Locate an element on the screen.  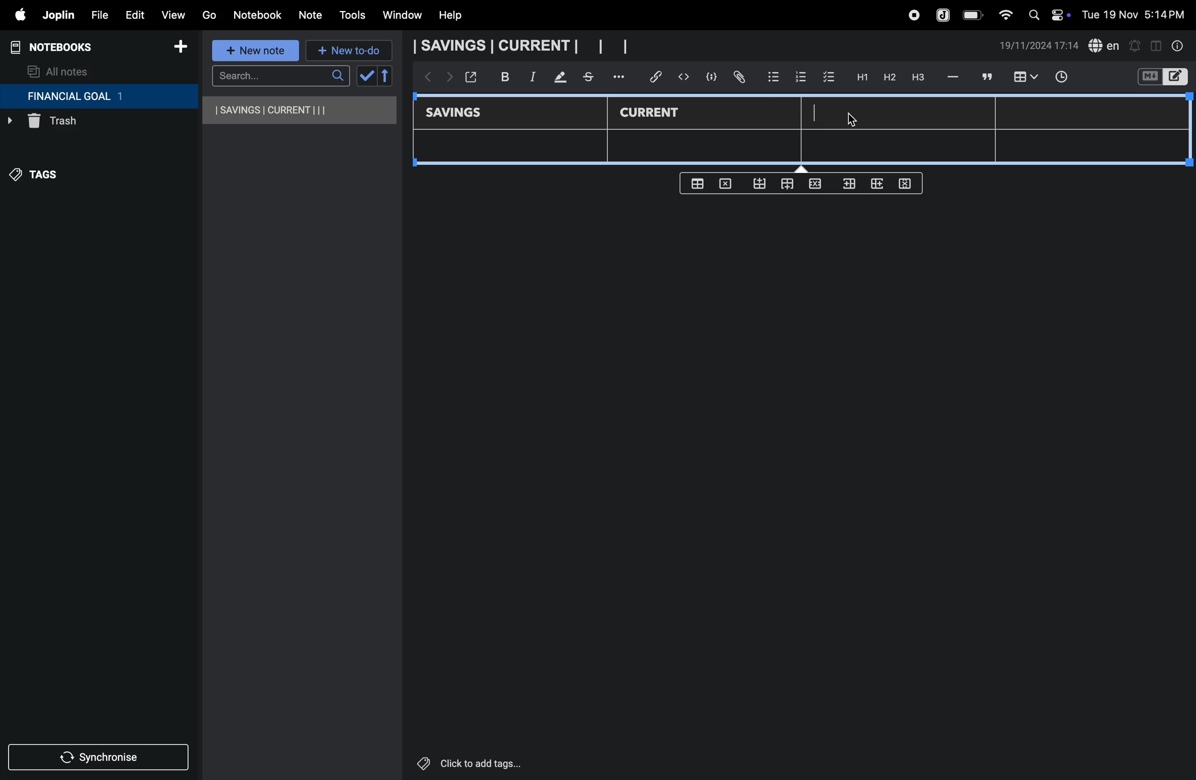
financial goal is located at coordinates (98, 96).